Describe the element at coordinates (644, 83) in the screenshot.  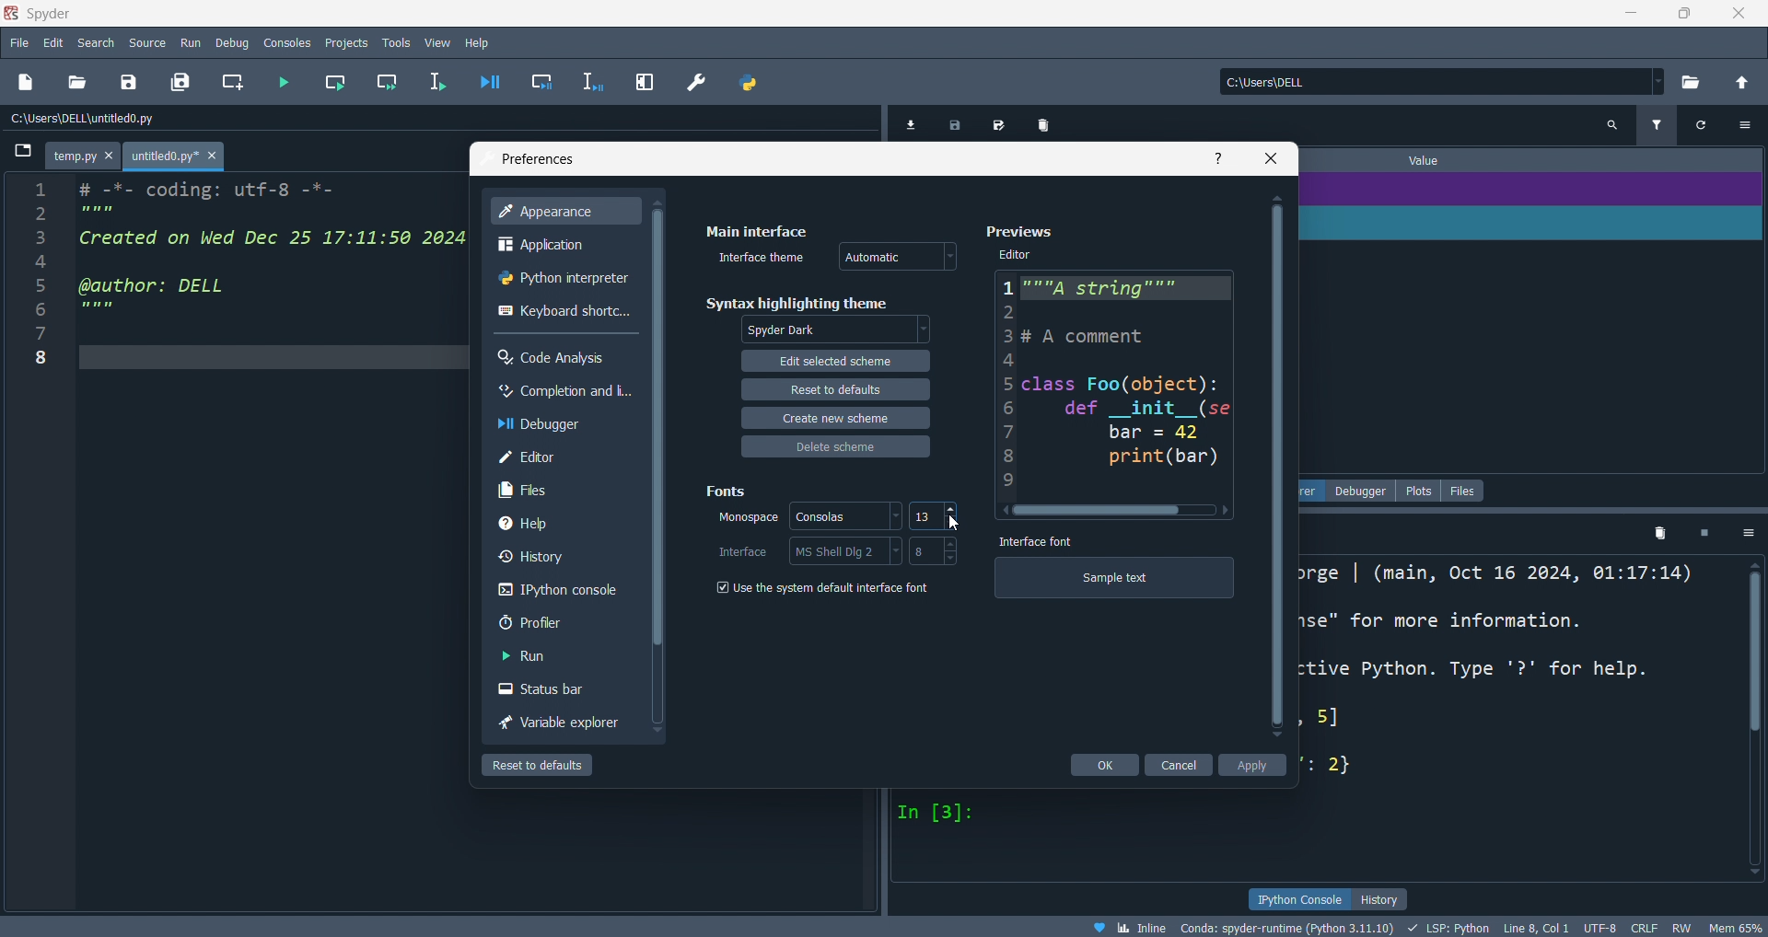
I see `expand pane` at that location.